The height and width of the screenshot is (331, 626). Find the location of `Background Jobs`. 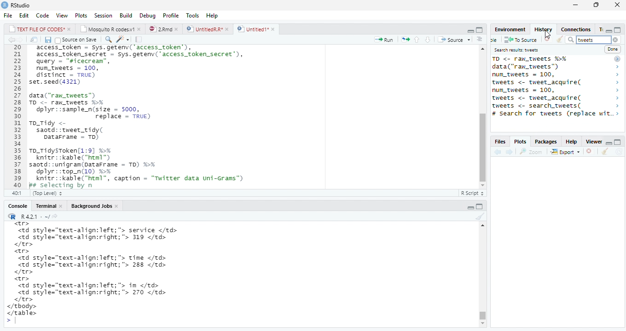

Background Jobs is located at coordinates (96, 205).